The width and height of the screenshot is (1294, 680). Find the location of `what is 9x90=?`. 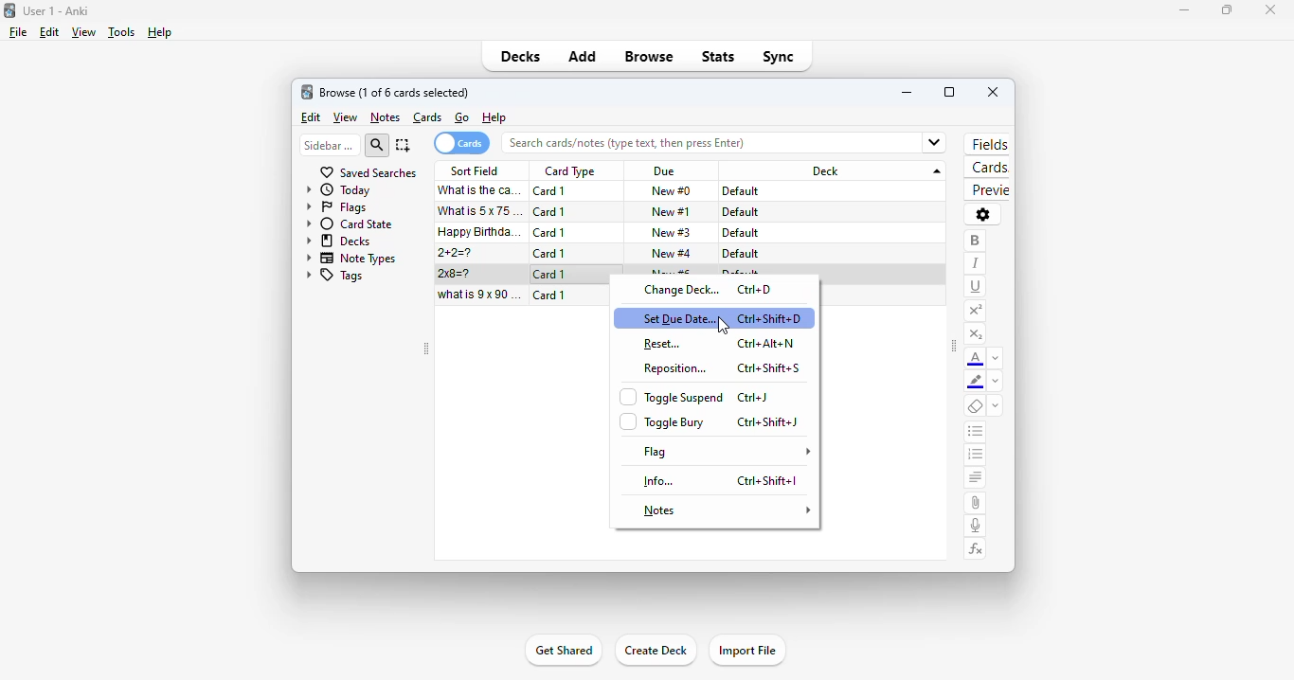

what is 9x90=? is located at coordinates (480, 295).